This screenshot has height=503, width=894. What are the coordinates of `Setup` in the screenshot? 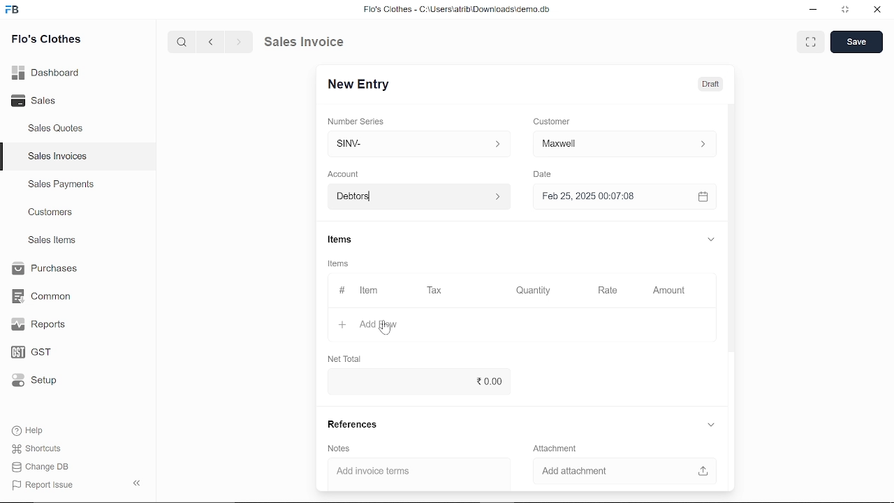 It's located at (38, 380).